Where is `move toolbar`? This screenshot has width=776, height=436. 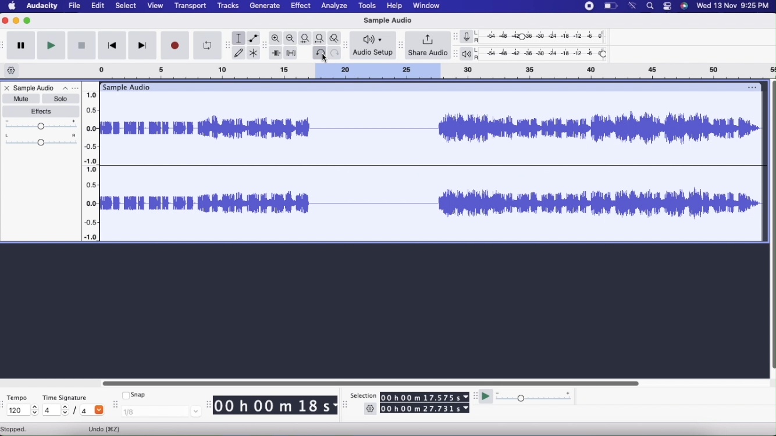
move toolbar is located at coordinates (207, 402).